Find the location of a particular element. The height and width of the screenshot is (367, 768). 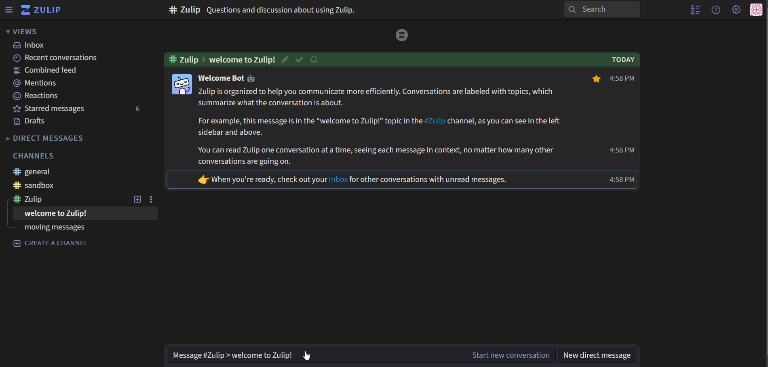

text is located at coordinates (599, 354).